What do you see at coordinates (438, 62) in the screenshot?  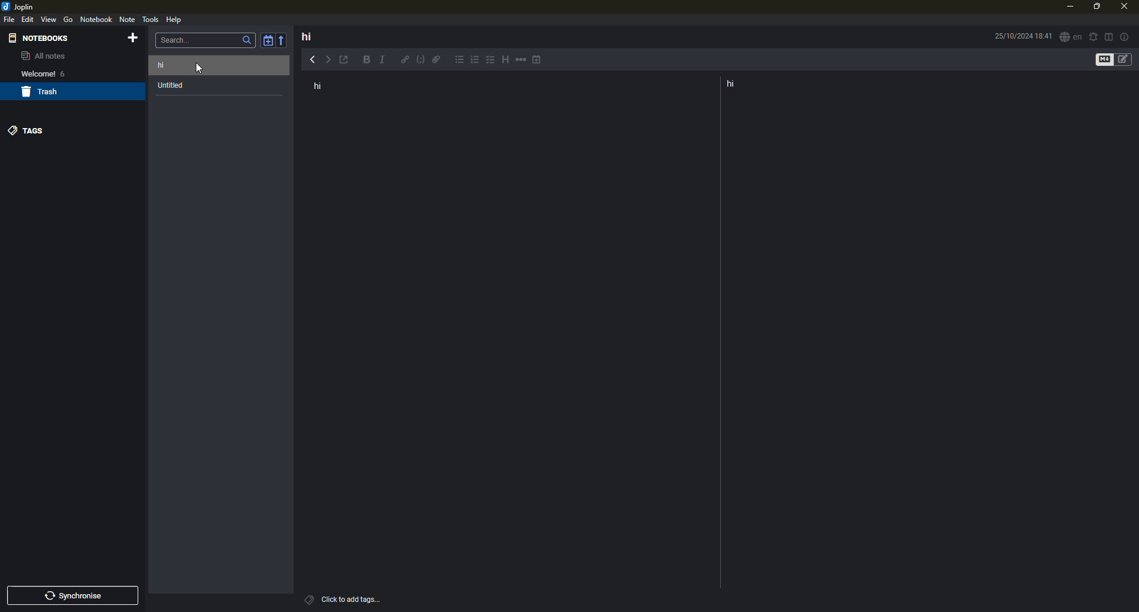 I see `attach file` at bounding box center [438, 62].